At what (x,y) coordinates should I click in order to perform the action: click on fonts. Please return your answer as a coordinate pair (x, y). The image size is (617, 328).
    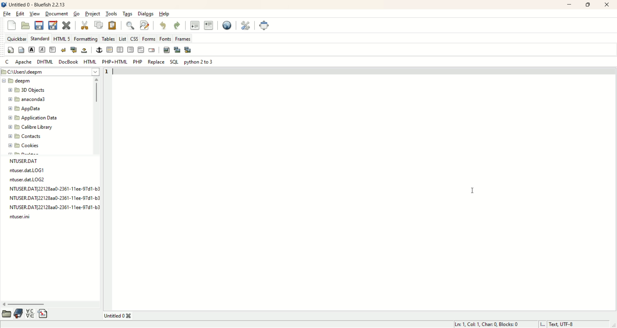
    Looking at the image, I should click on (165, 39).